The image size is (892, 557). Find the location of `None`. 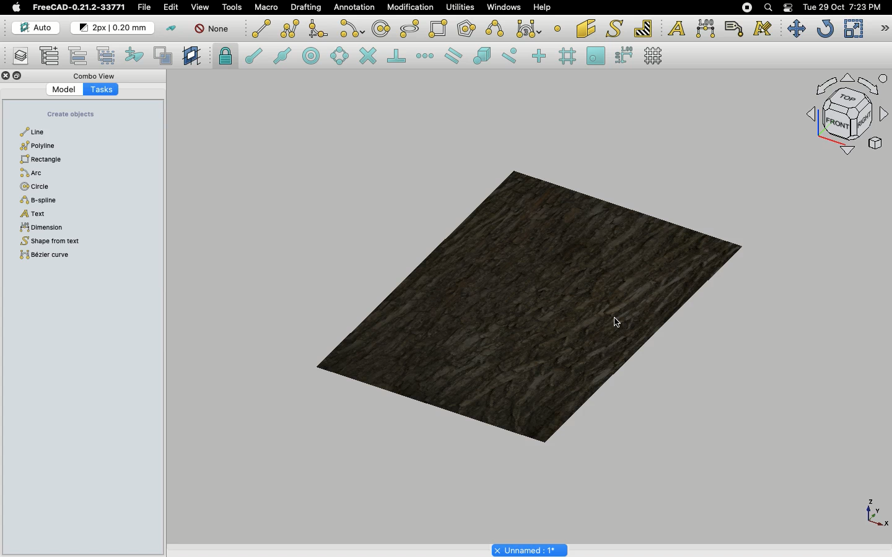

None is located at coordinates (211, 30).